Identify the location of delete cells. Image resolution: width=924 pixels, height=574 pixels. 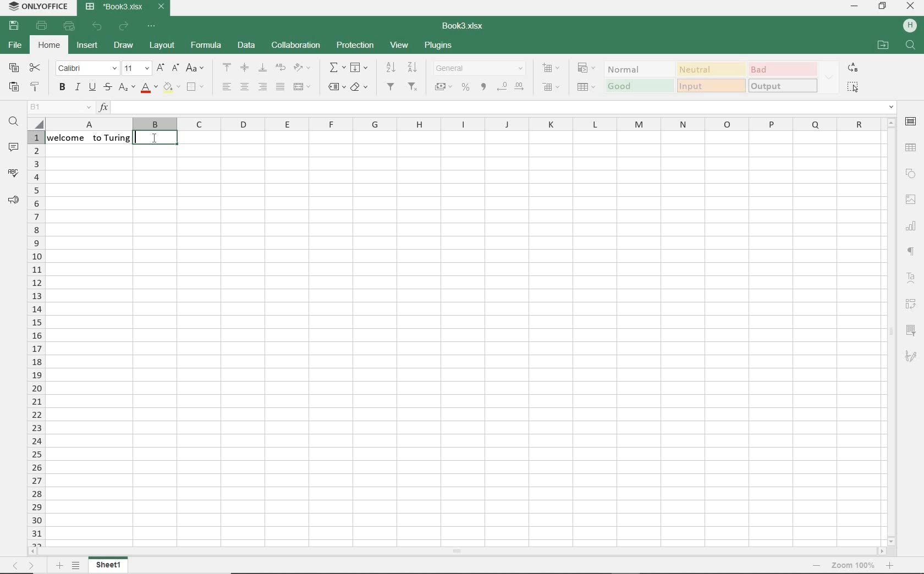
(551, 86).